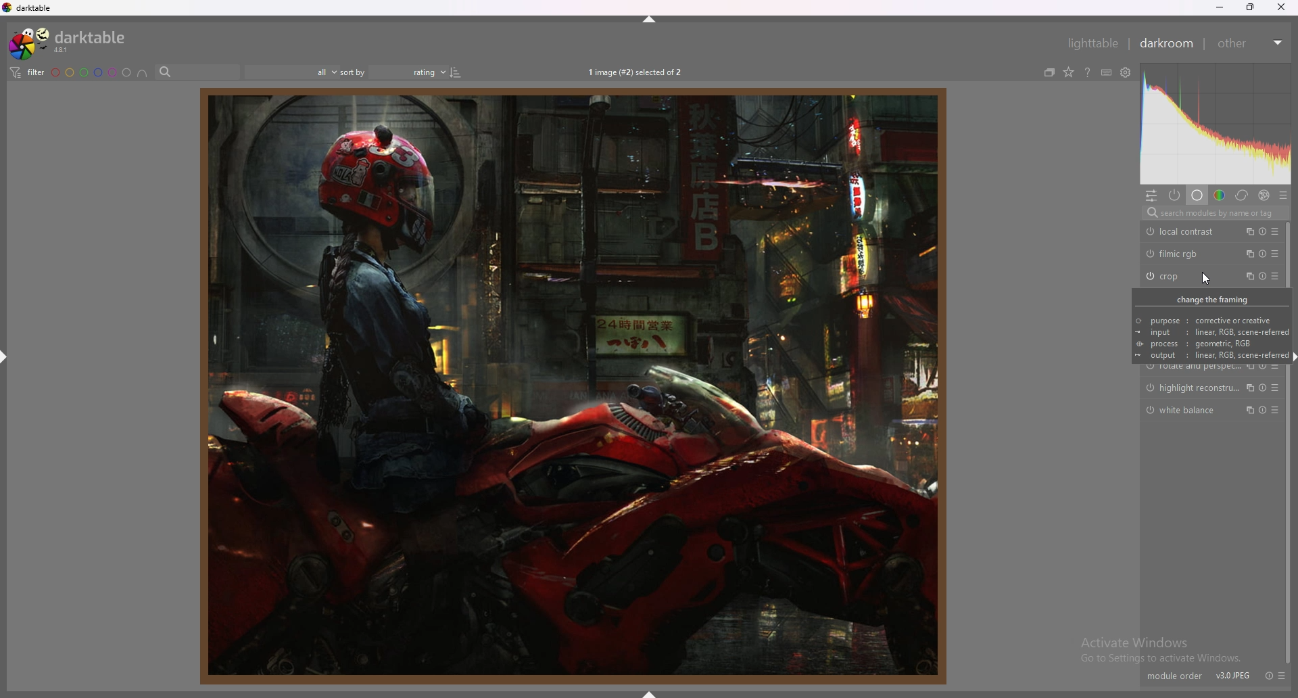 The height and width of the screenshot is (698, 1298). What do you see at coordinates (1107, 72) in the screenshot?
I see `shortcuts` at bounding box center [1107, 72].